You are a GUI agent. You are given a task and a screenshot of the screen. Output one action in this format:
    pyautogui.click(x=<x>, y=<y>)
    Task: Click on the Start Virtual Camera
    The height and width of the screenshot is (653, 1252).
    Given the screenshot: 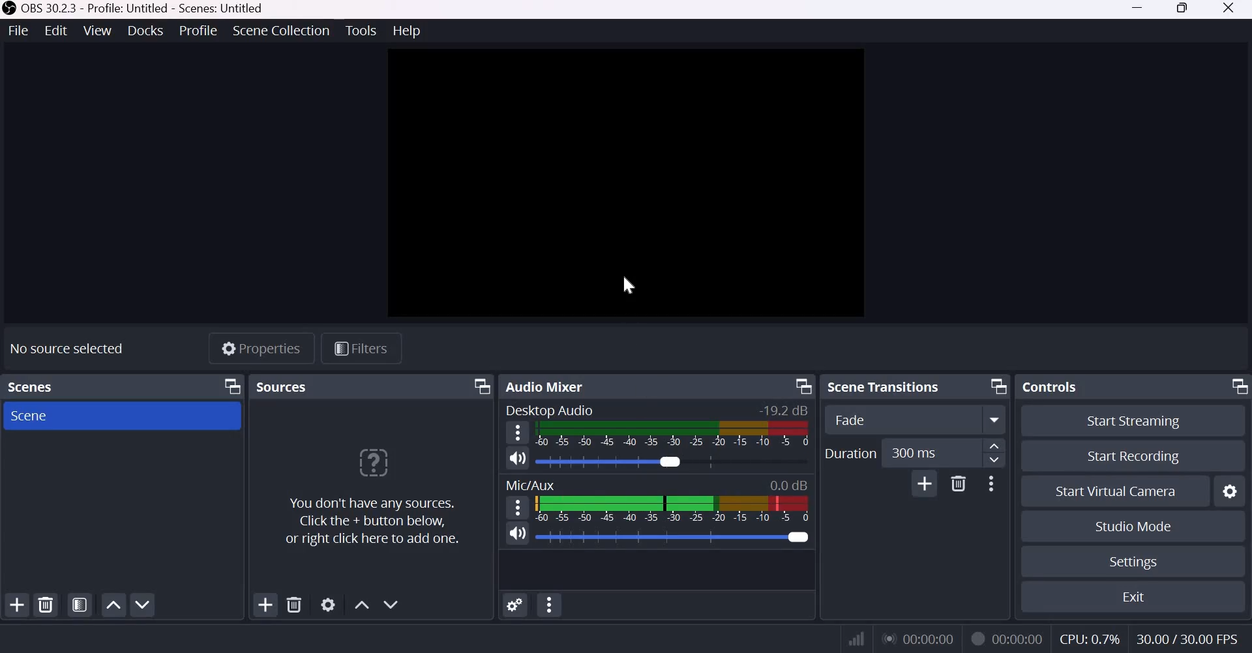 What is the action you would take?
    pyautogui.click(x=1116, y=492)
    